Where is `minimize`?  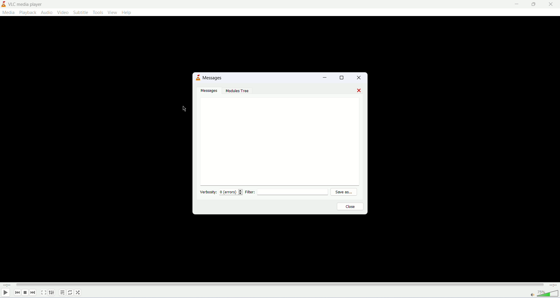
minimize is located at coordinates (324, 77).